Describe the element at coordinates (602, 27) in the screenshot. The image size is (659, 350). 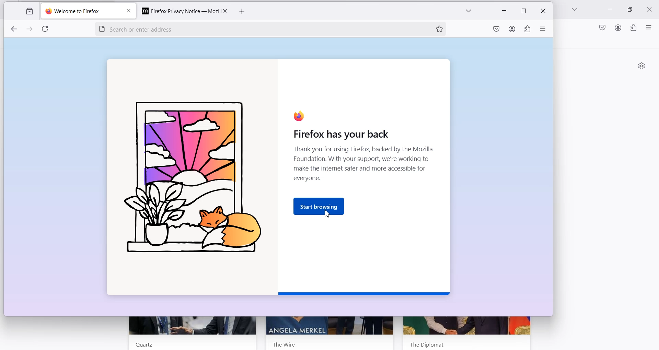
I see `Save to Pocket` at that location.